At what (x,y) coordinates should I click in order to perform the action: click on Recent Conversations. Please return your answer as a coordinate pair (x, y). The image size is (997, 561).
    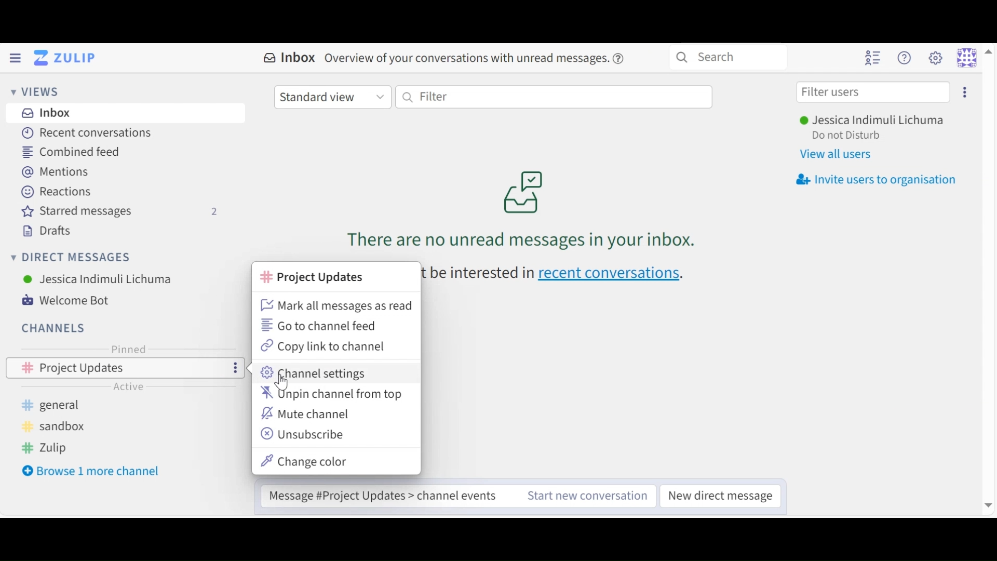
    Looking at the image, I should click on (92, 133).